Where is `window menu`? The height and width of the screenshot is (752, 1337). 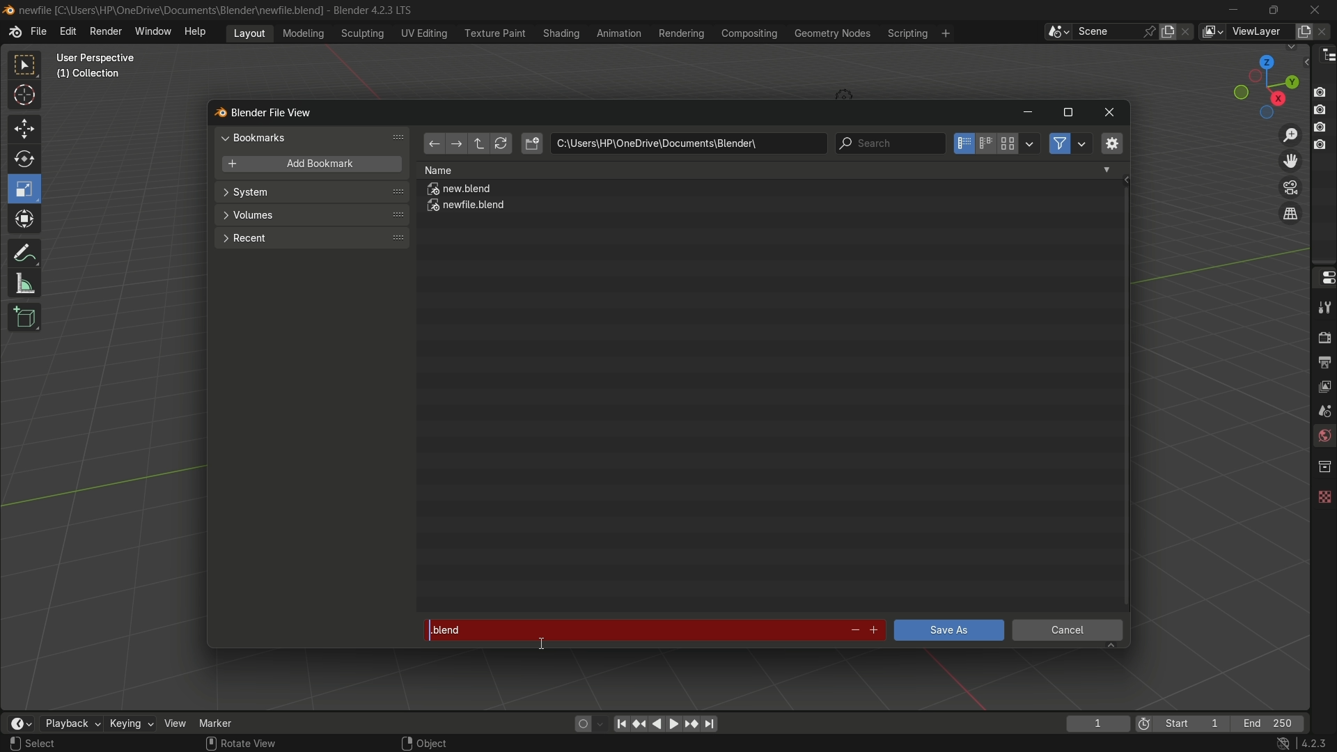 window menu is located at coordinates (154, 33).